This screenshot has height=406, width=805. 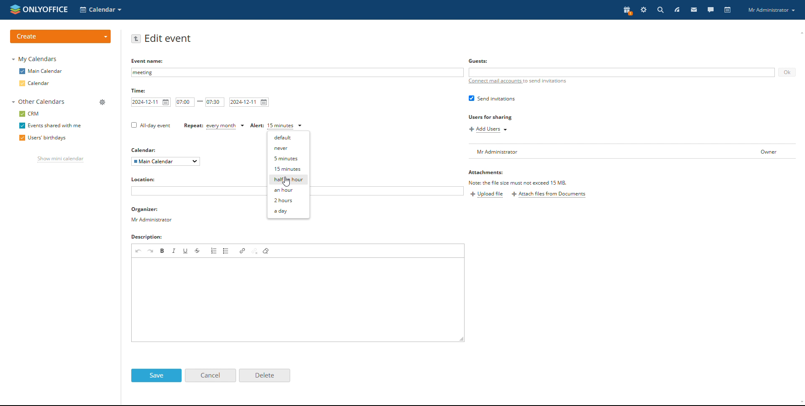 What do you see at coordinates (643, 10) in the screenshot?
I see `settings` at bounding box center [643, 10].